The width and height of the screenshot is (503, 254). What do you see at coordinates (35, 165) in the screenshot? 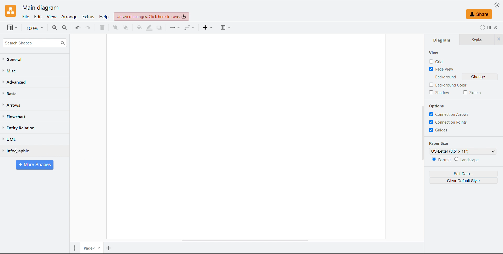
I see `More shapes ` at bounding box center [35, 165].